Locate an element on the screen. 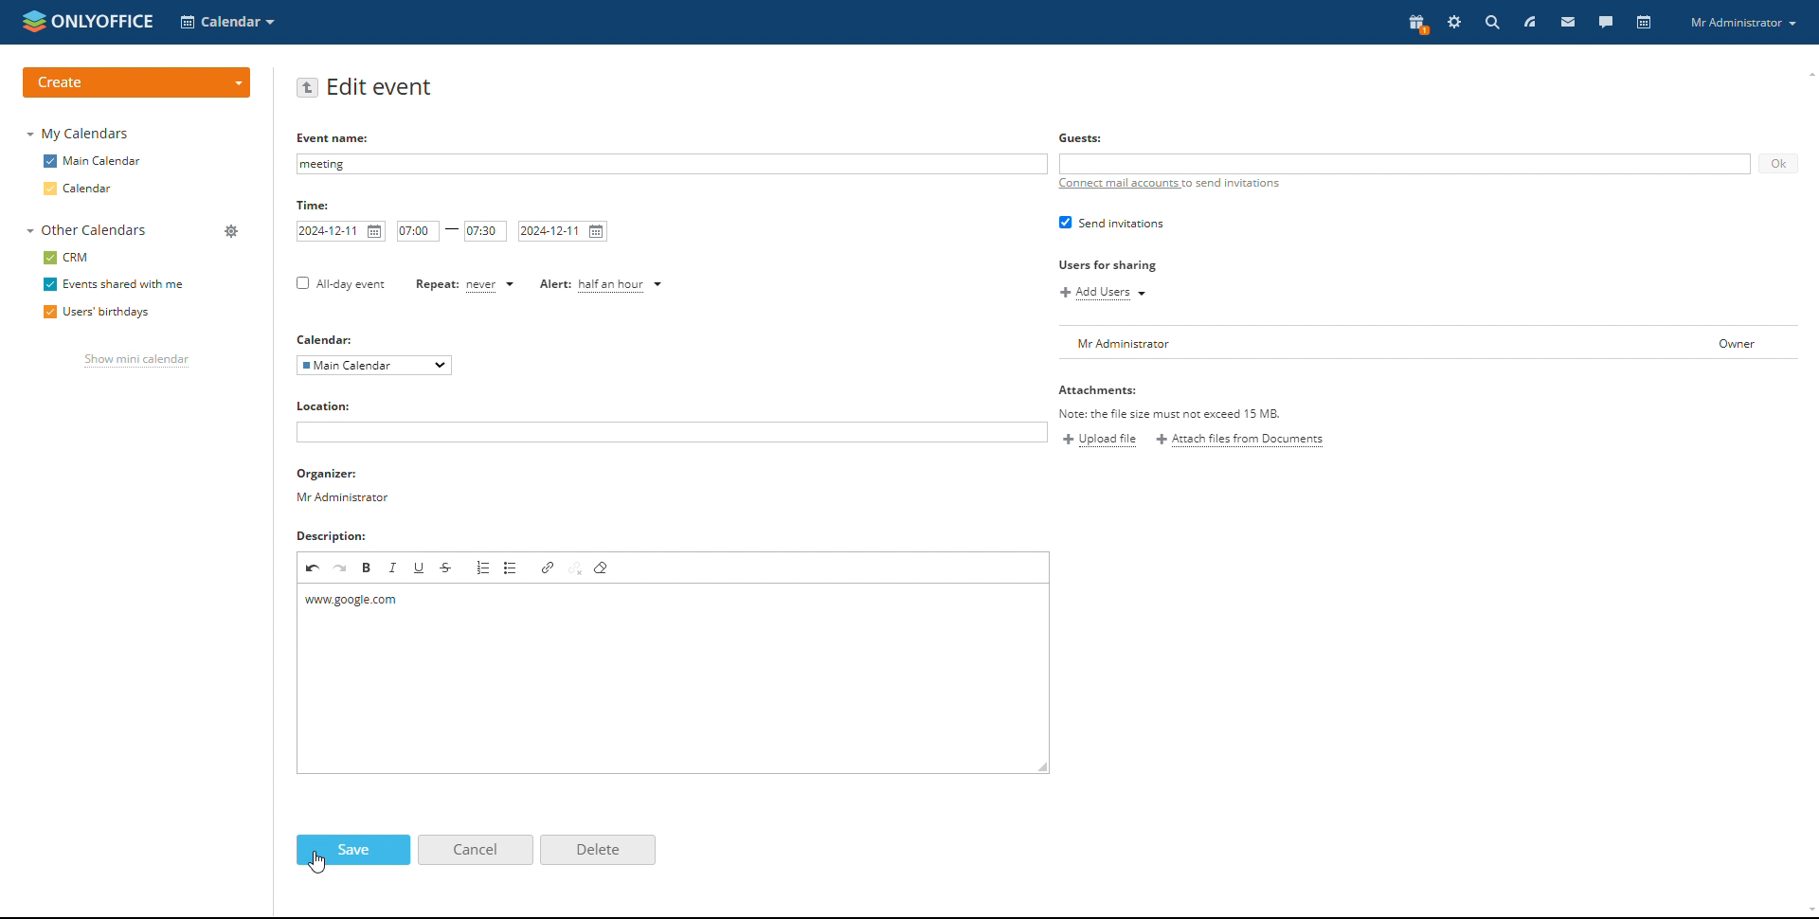  delete is located at coordinates (598, 851).